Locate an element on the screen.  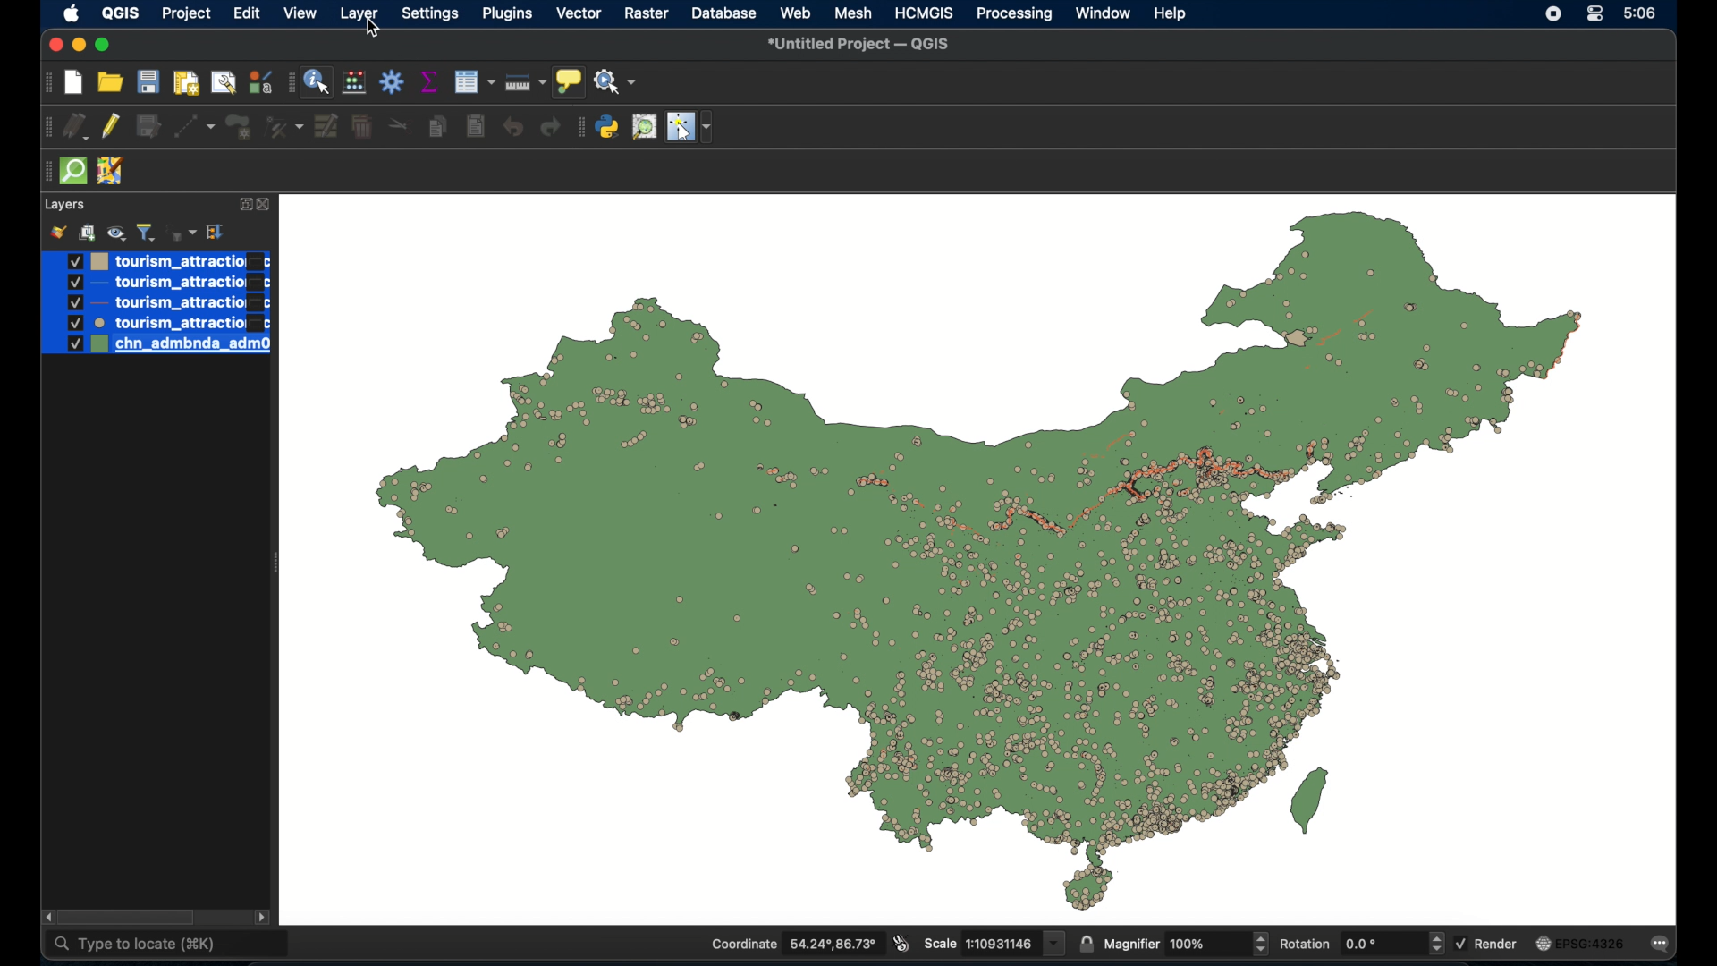
view is located at coordinates (301, 14).